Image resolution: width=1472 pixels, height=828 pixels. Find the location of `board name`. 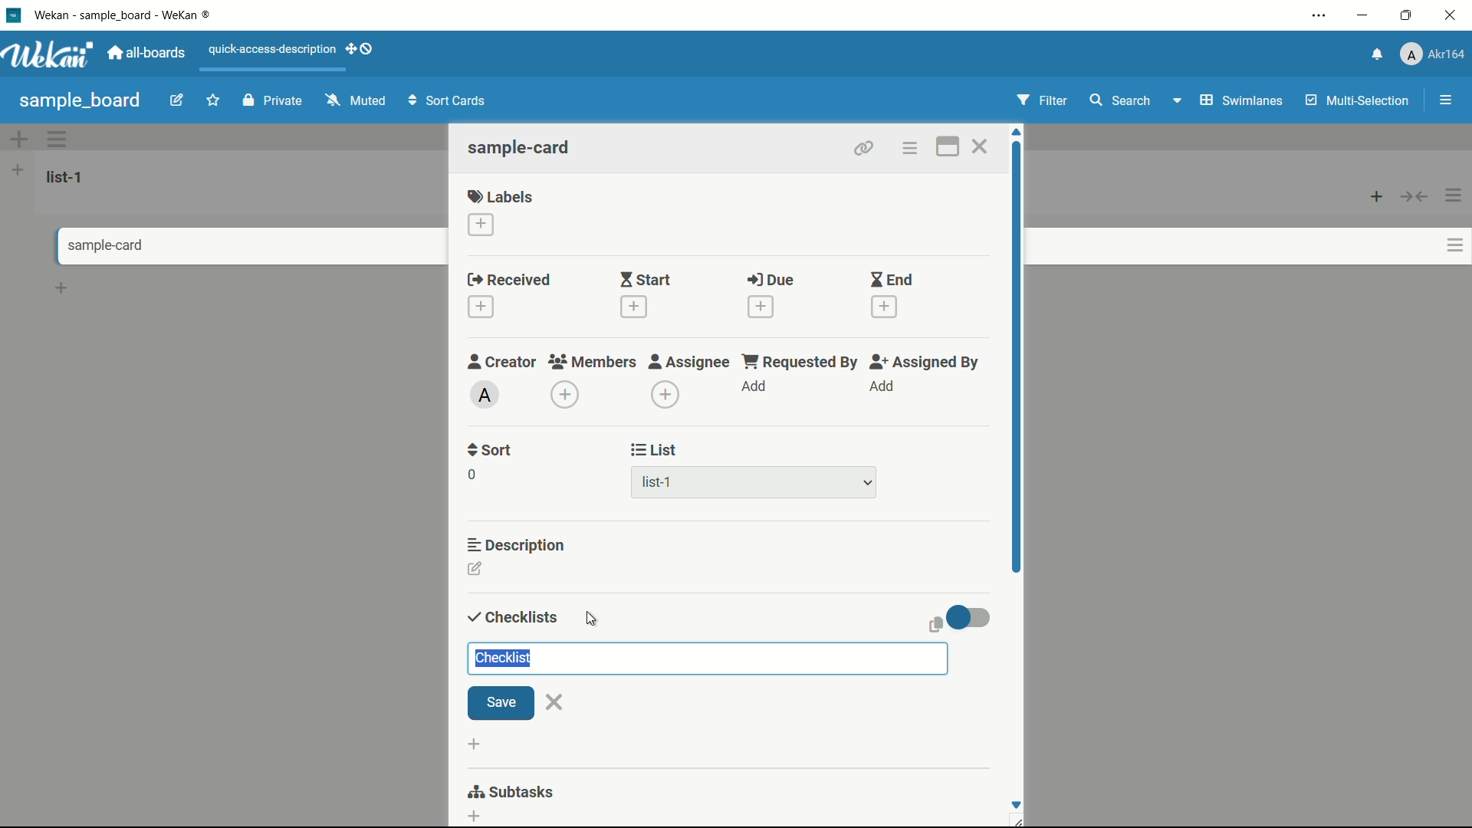

board name is located at coordinates (80, 100).